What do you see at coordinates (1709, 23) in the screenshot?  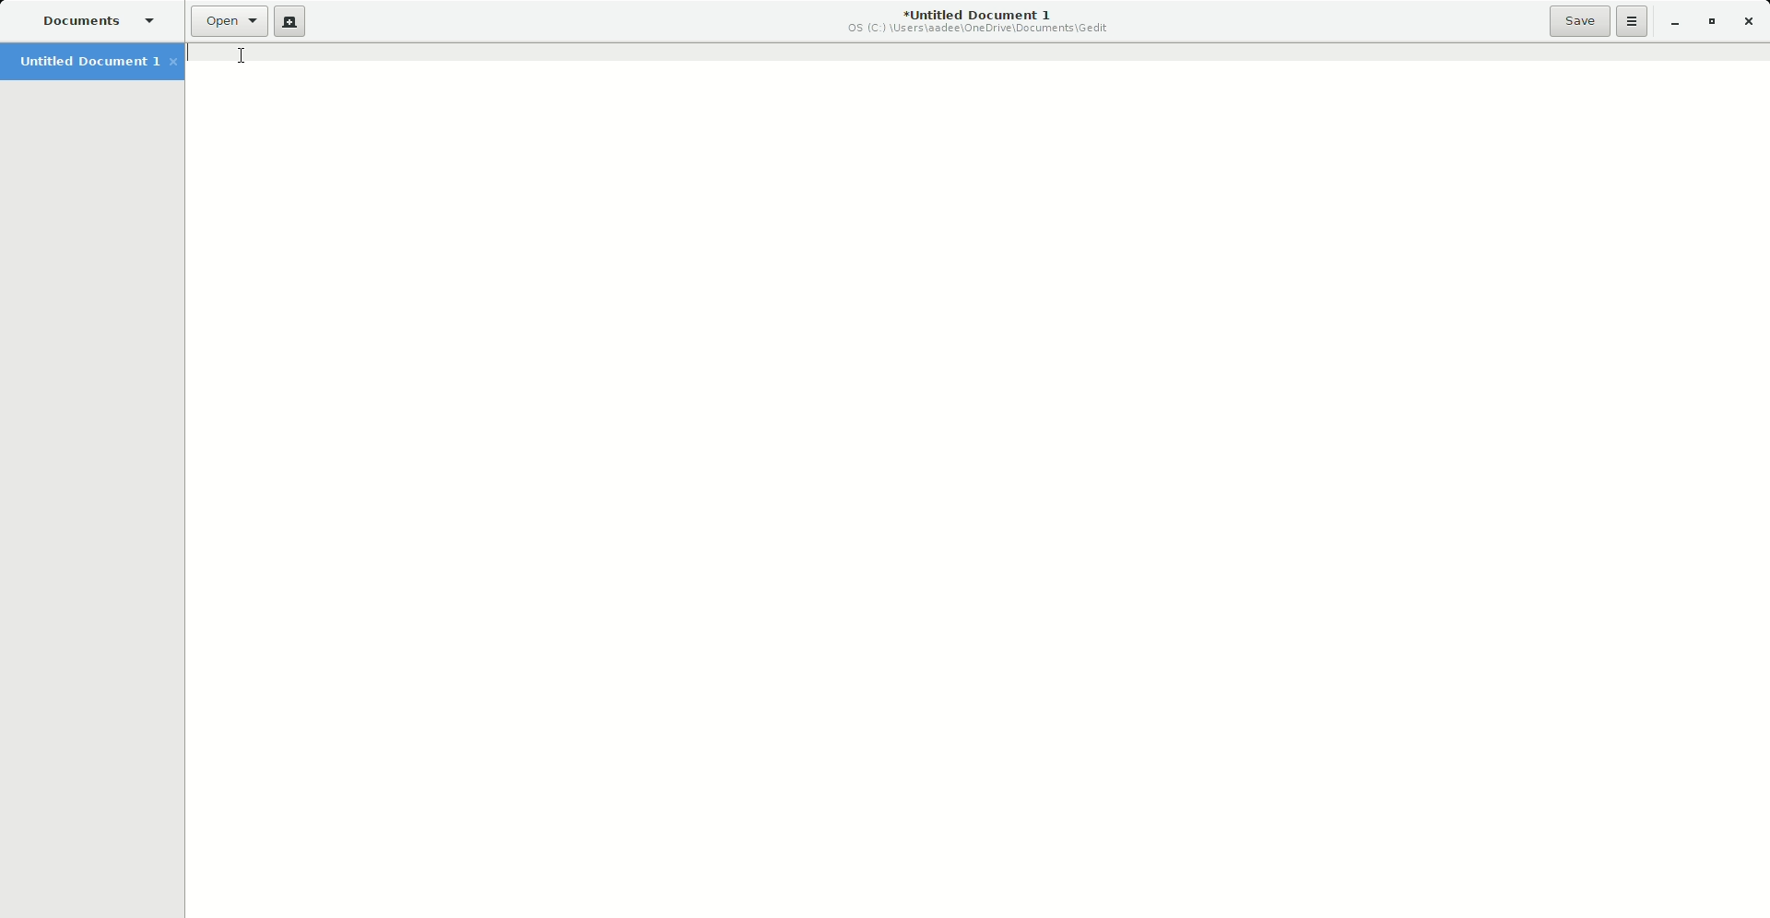 I see `Restore` at bounding box center [1709, 23].